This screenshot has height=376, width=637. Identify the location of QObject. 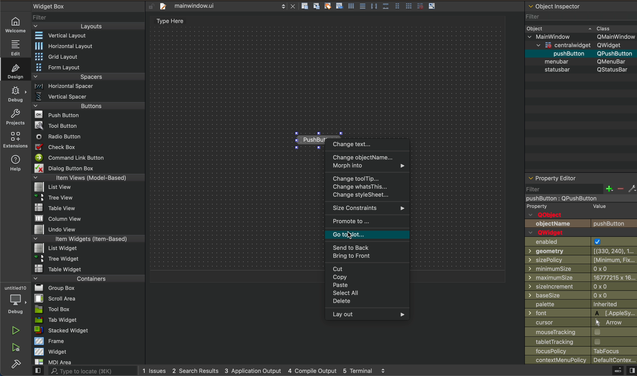
(546, 214).